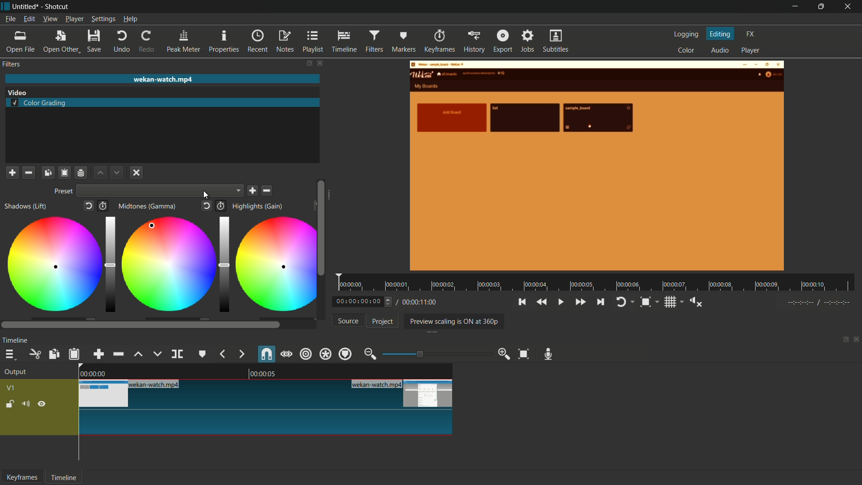 The image size is (862, 485). What do you see at coordinates (163, 79) in the screenshot?
I see `imported file name` at bounding box center [163, 79].